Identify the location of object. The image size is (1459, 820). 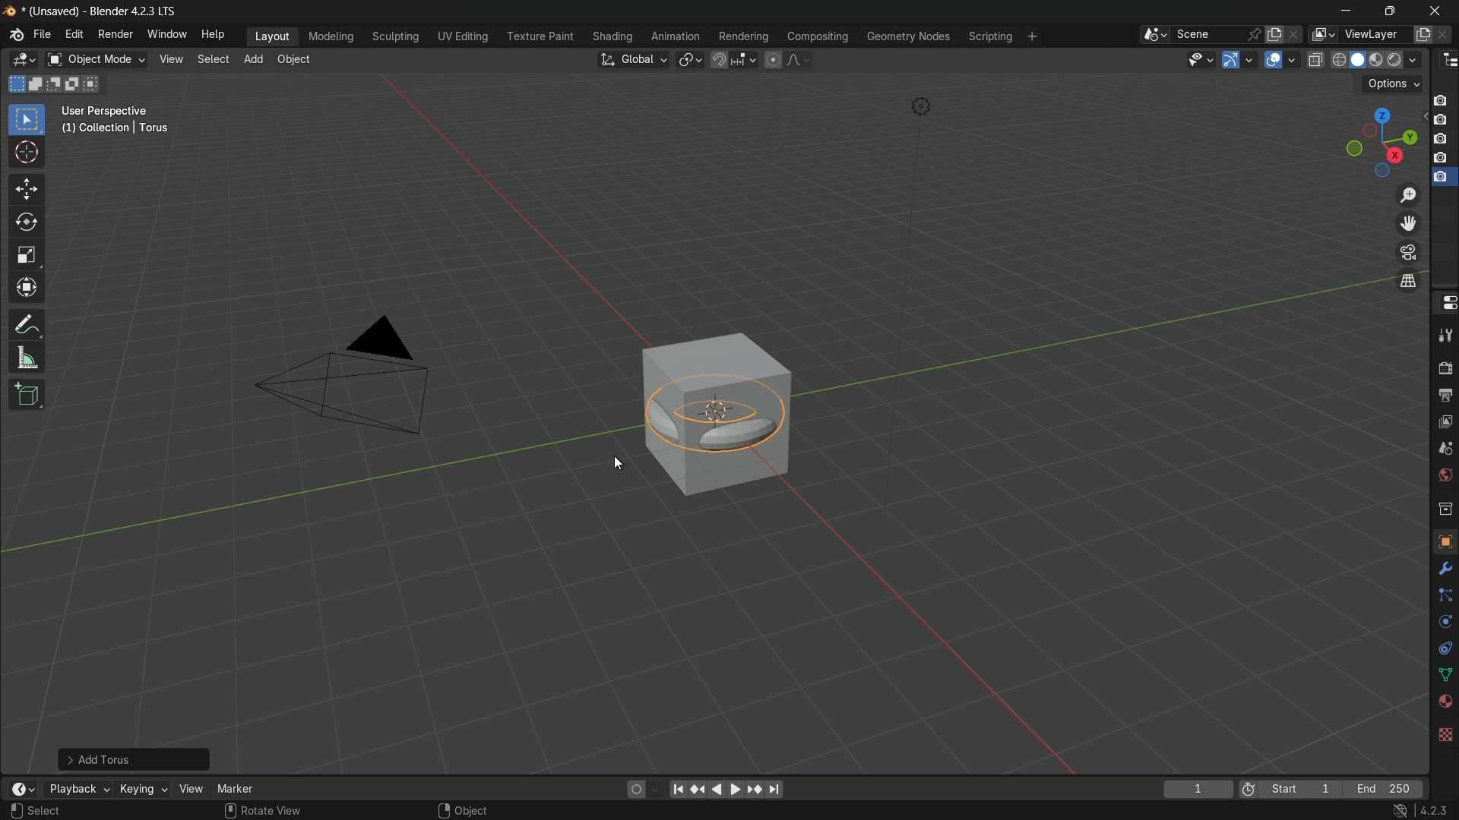
(293, 59).